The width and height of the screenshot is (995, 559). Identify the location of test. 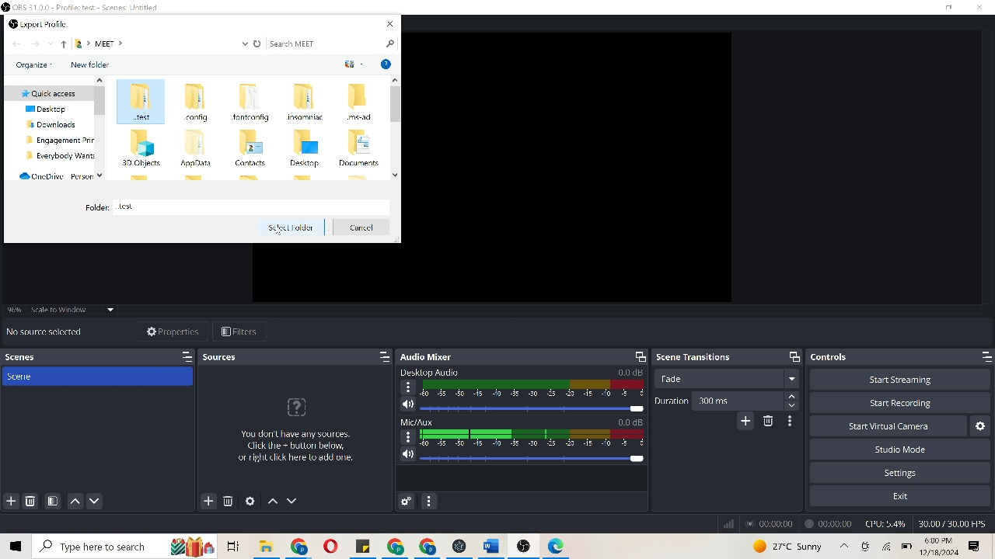
(138, 104).